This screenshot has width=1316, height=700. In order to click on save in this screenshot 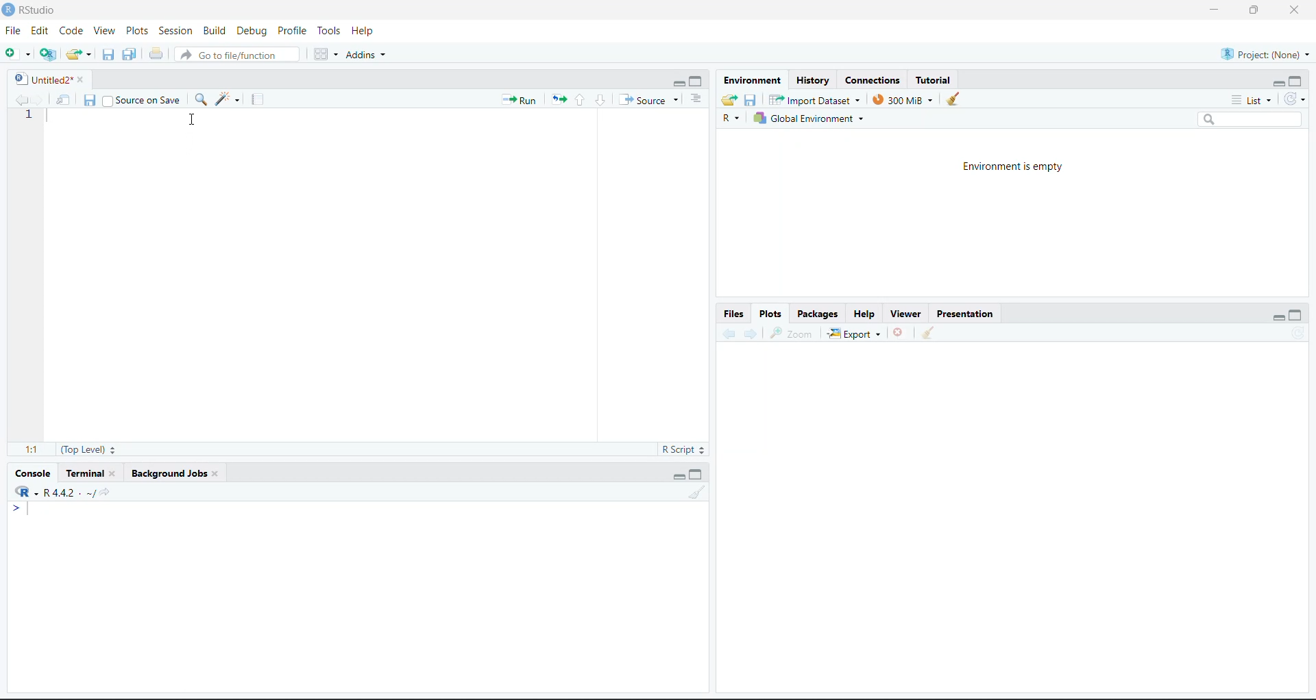, I will do `click(751, 99)`.